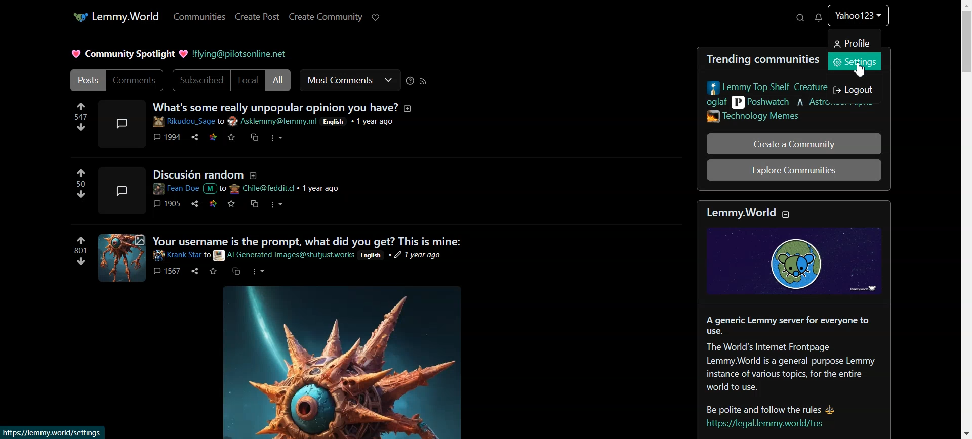 This screenshot has width=972, height=439. What do you see at coordinates (200, 80) in the screenshot?
I see `Subscribed` at bounding box center [200, 80].